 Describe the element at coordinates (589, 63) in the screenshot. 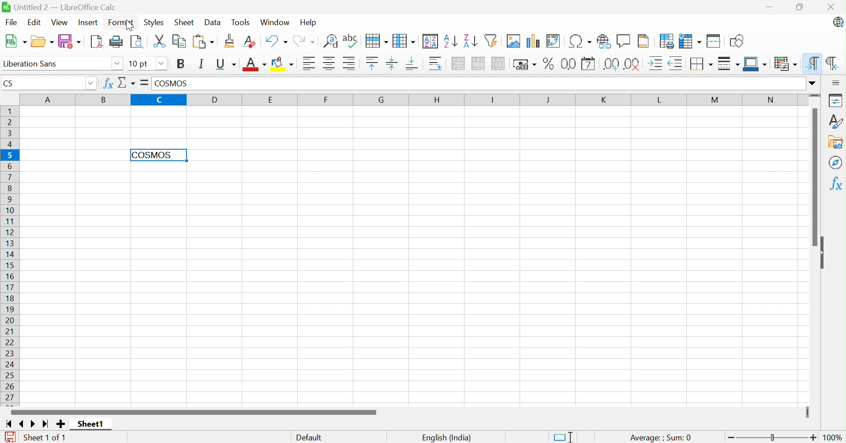

I see `Format as Date` at that location.